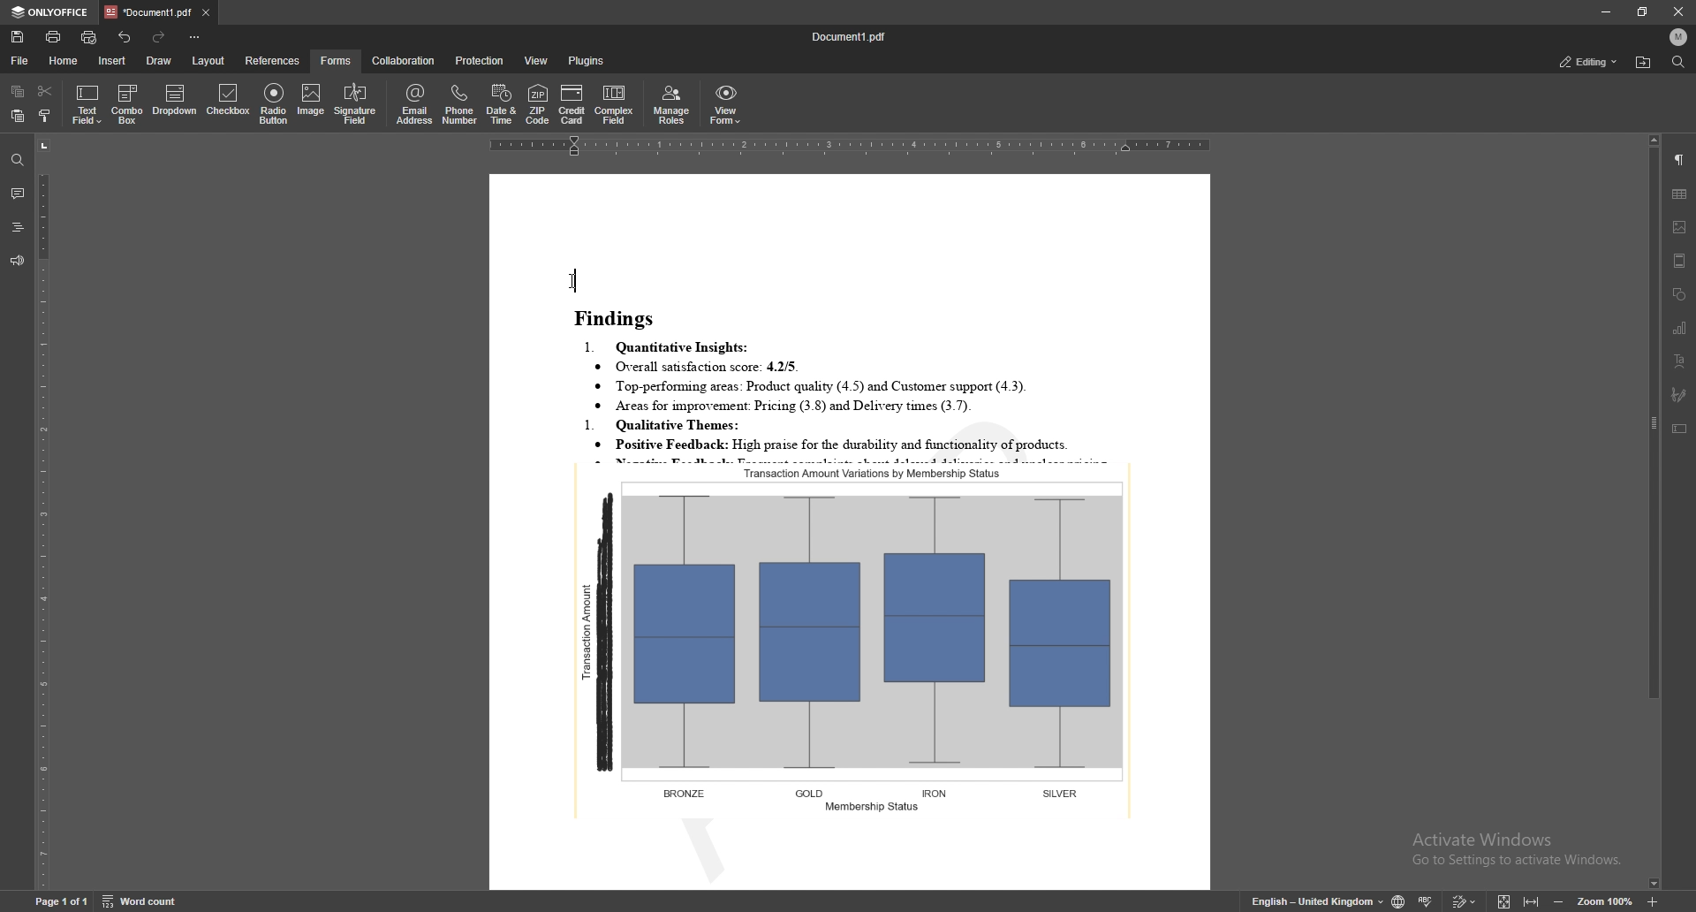  What do you see at coordinates (415, 103) in the screenshot?
I see `email address` at bounding box center [415, 103].